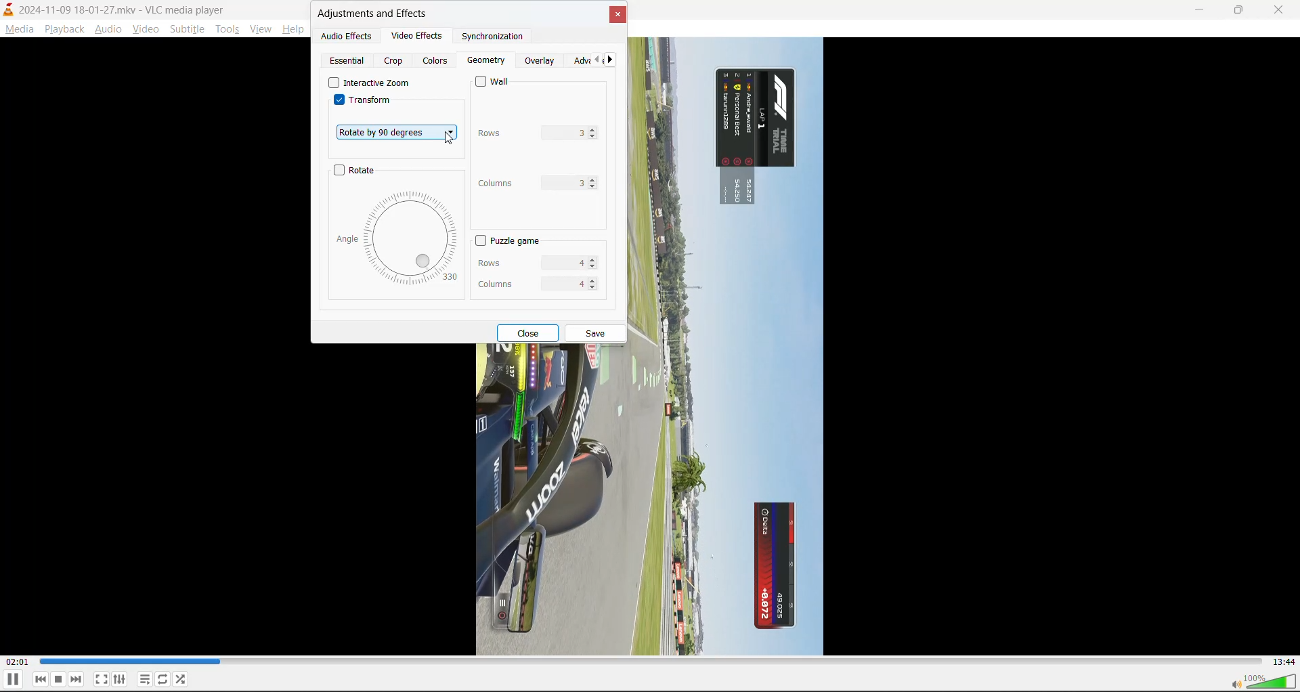 The width and height of the screenshot is (1300, 692). I want to click on current track time, so click(16, 662).